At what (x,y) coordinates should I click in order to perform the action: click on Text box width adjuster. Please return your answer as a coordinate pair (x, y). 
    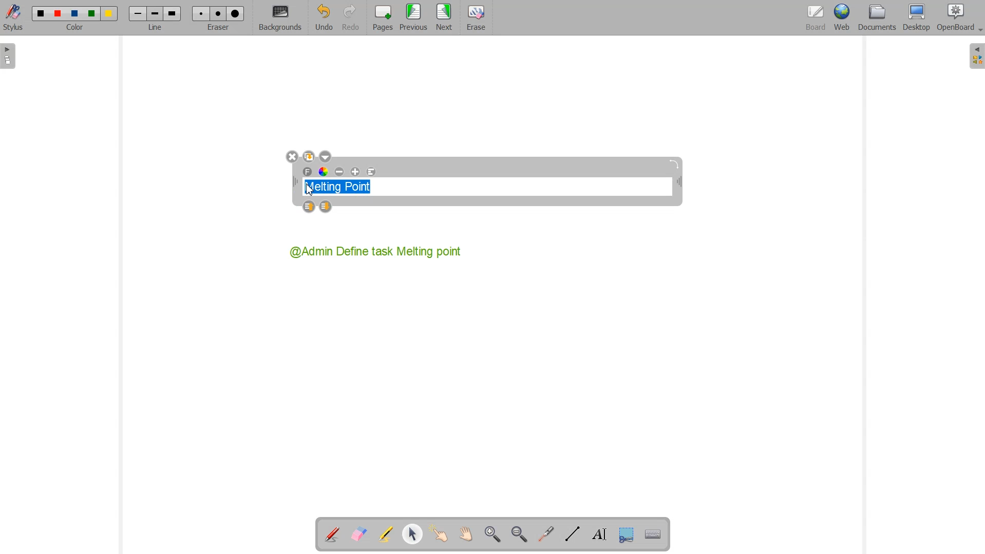
    Looking at the image, I should click on (295, 182).